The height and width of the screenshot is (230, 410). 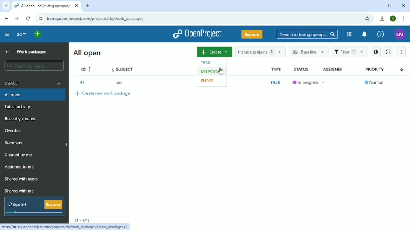 I want to click on Minimize, so click(x=375, y=6).